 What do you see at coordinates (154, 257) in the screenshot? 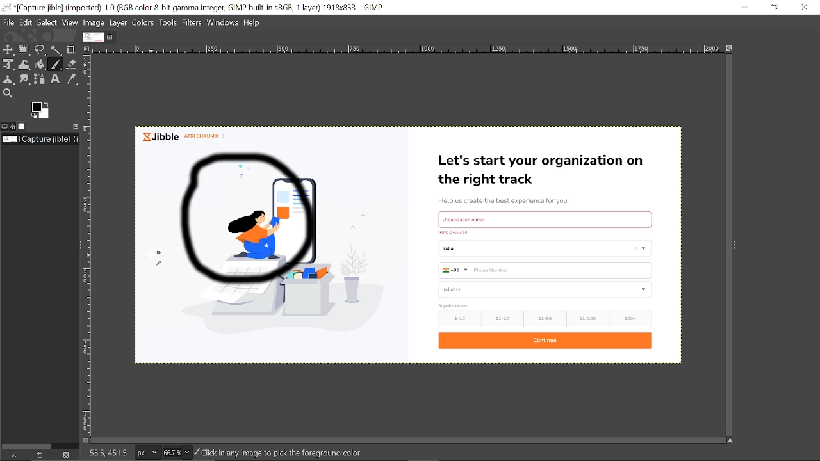
I see `Cursor` at bounding box center [154, 257].